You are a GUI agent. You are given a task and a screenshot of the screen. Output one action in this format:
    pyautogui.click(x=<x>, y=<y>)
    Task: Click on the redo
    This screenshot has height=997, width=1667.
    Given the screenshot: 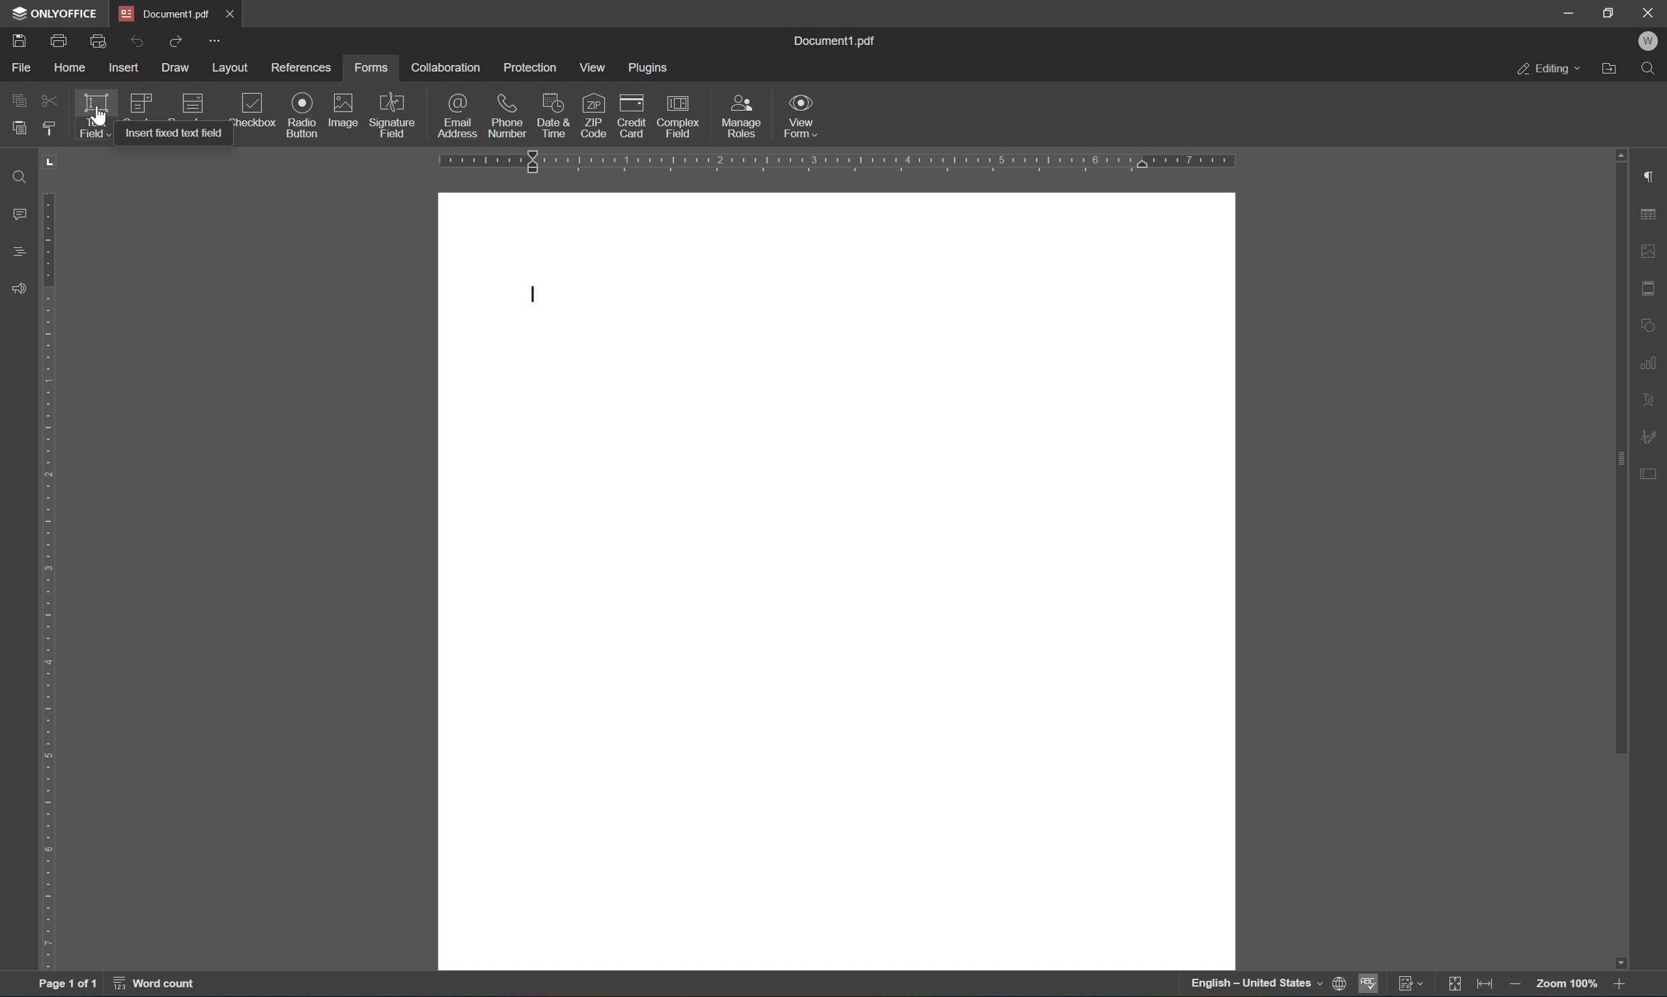 What is the action you would take?
    pyautogui.click(x=175, y=40)
    